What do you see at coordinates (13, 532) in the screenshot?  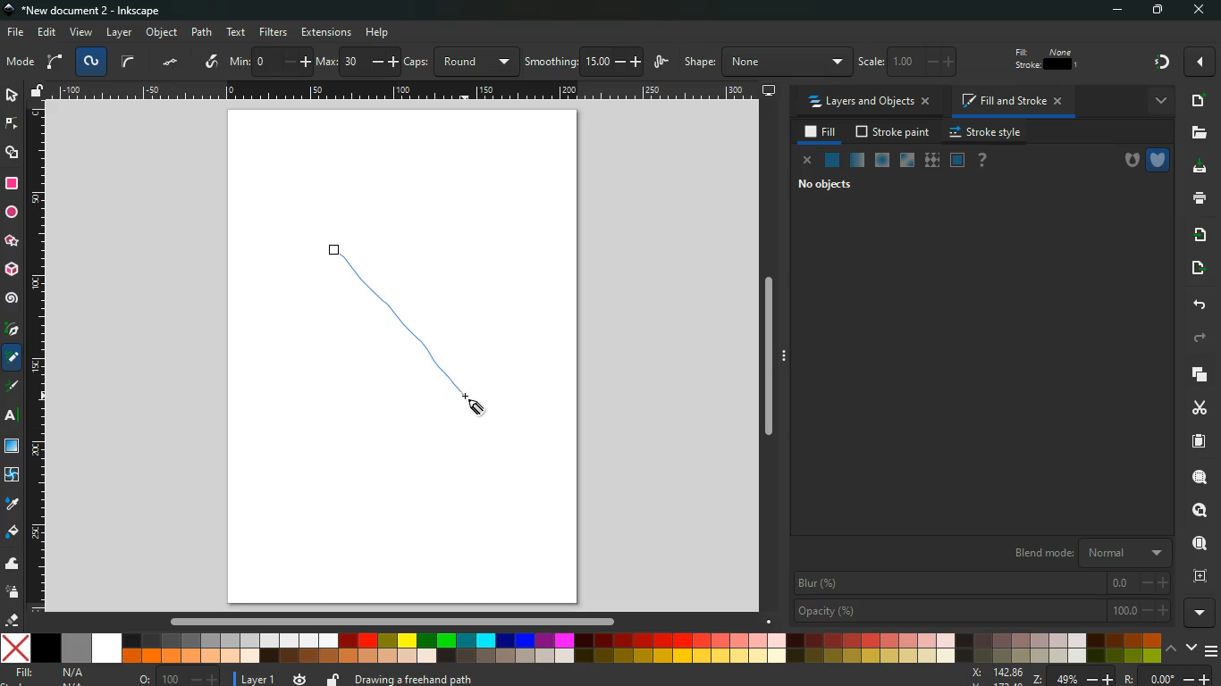 I see `fill` at bounding box center [13, 532].